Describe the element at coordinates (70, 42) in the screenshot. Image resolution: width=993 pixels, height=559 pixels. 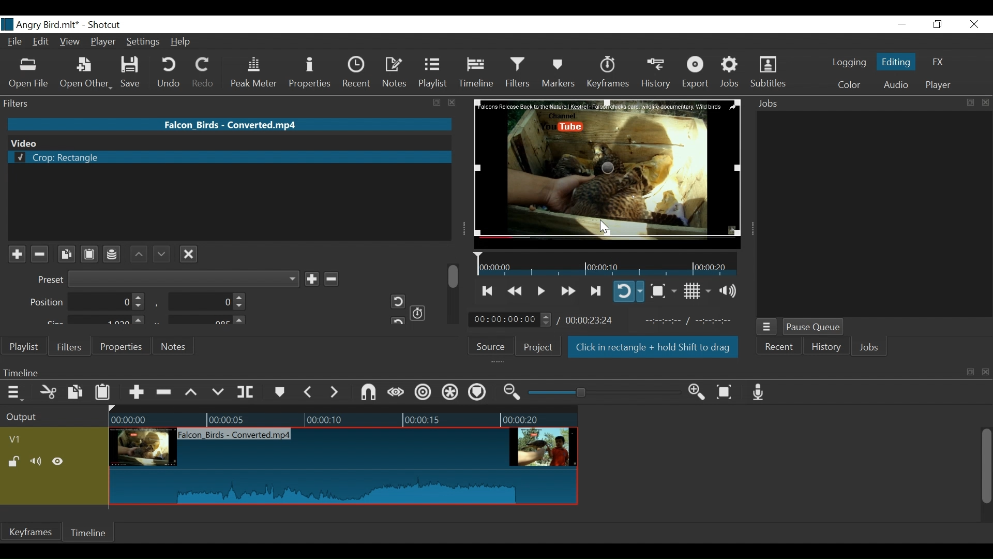
I see `View` at that location.